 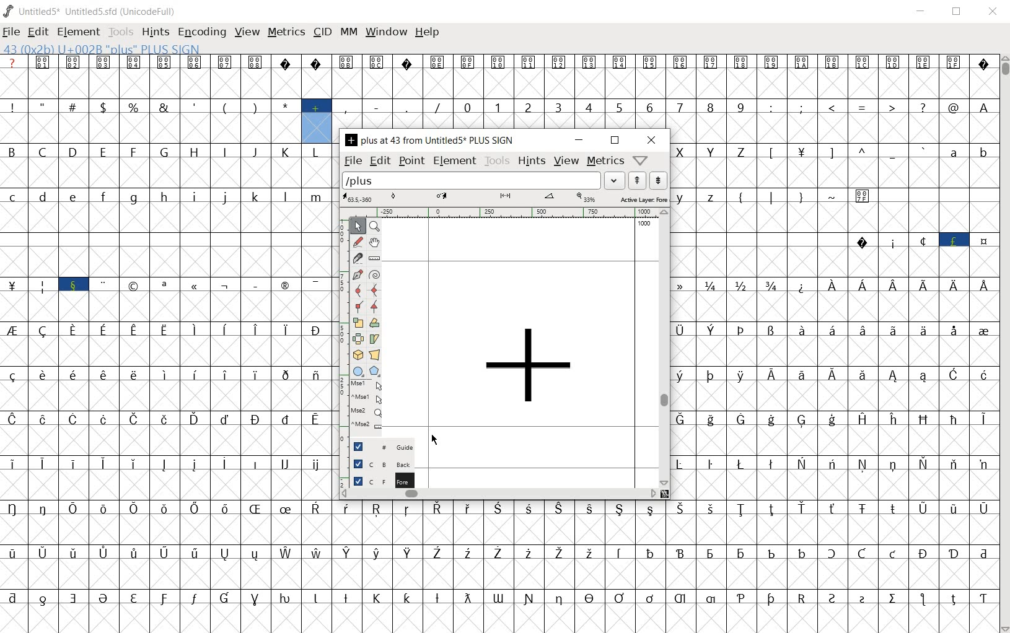 I want to click on slot, so click(x=167, y=255).